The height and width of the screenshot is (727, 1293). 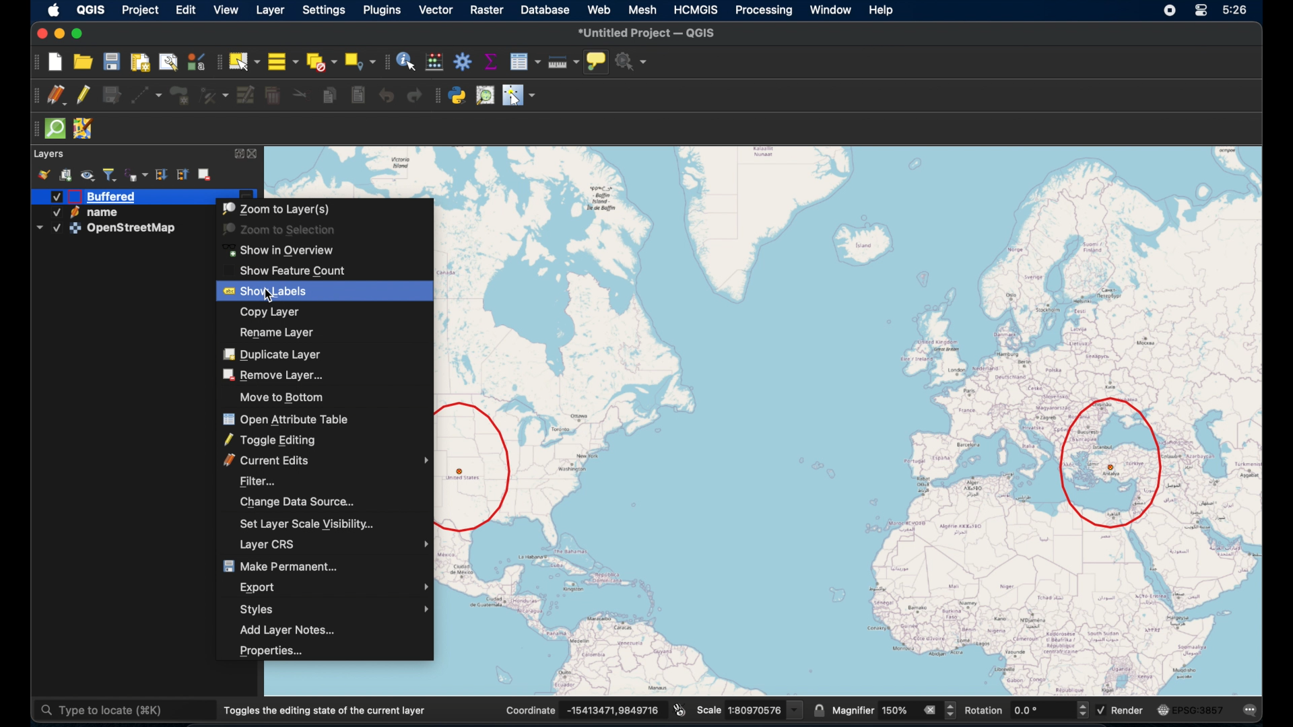 I want to click on all polygon feature, so click(x=180, y=96).